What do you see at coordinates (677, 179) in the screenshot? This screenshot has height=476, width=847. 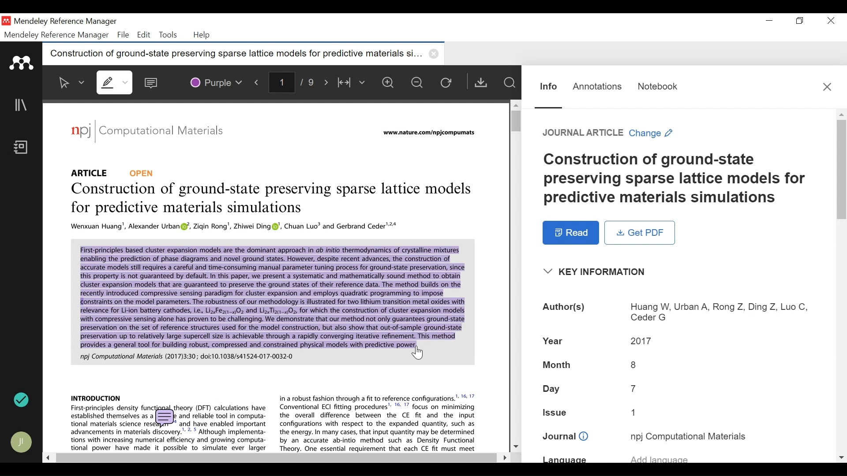 I see `Title` at bounding box center [677, 179].